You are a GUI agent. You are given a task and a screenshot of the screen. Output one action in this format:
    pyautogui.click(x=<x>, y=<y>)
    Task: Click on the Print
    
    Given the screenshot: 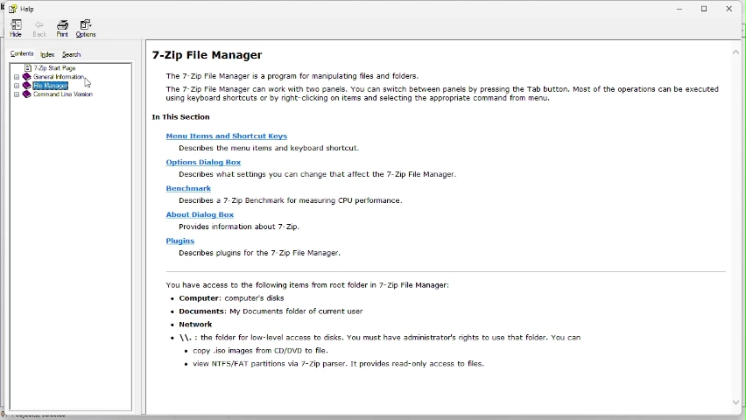 What is the action you would take?
    pyautogui.click(x=60, y=30)
    